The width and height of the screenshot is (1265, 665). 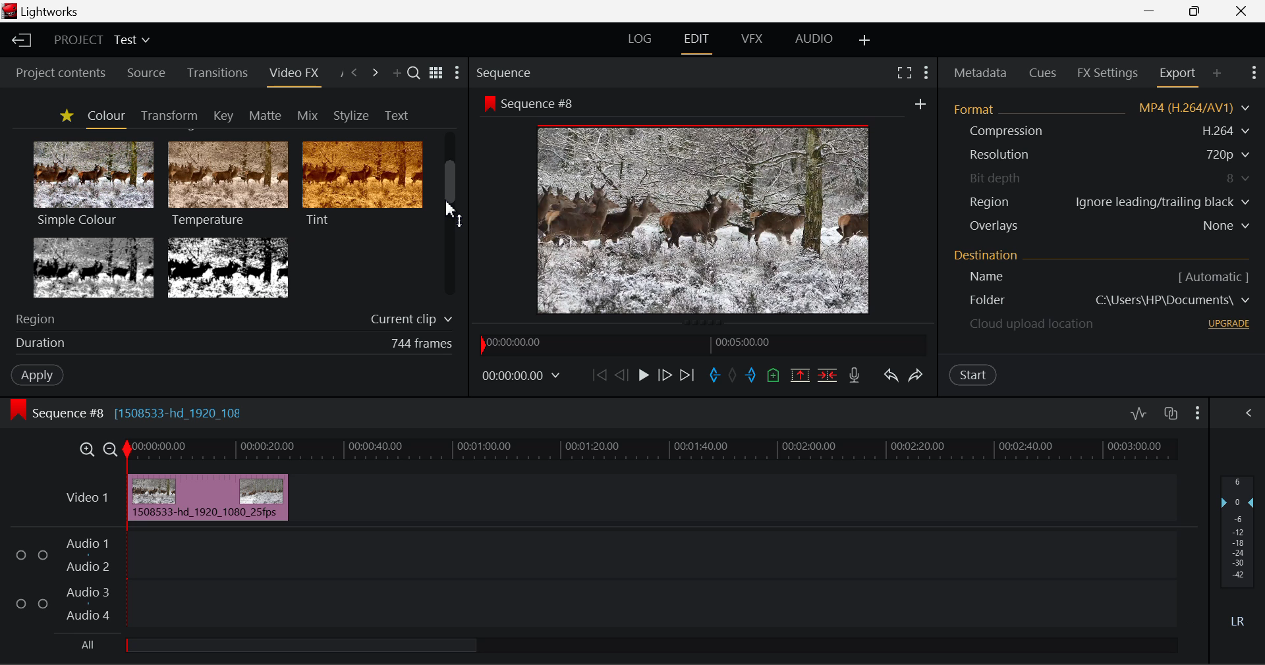 I want to click on Key, so click(x=223, y=115).